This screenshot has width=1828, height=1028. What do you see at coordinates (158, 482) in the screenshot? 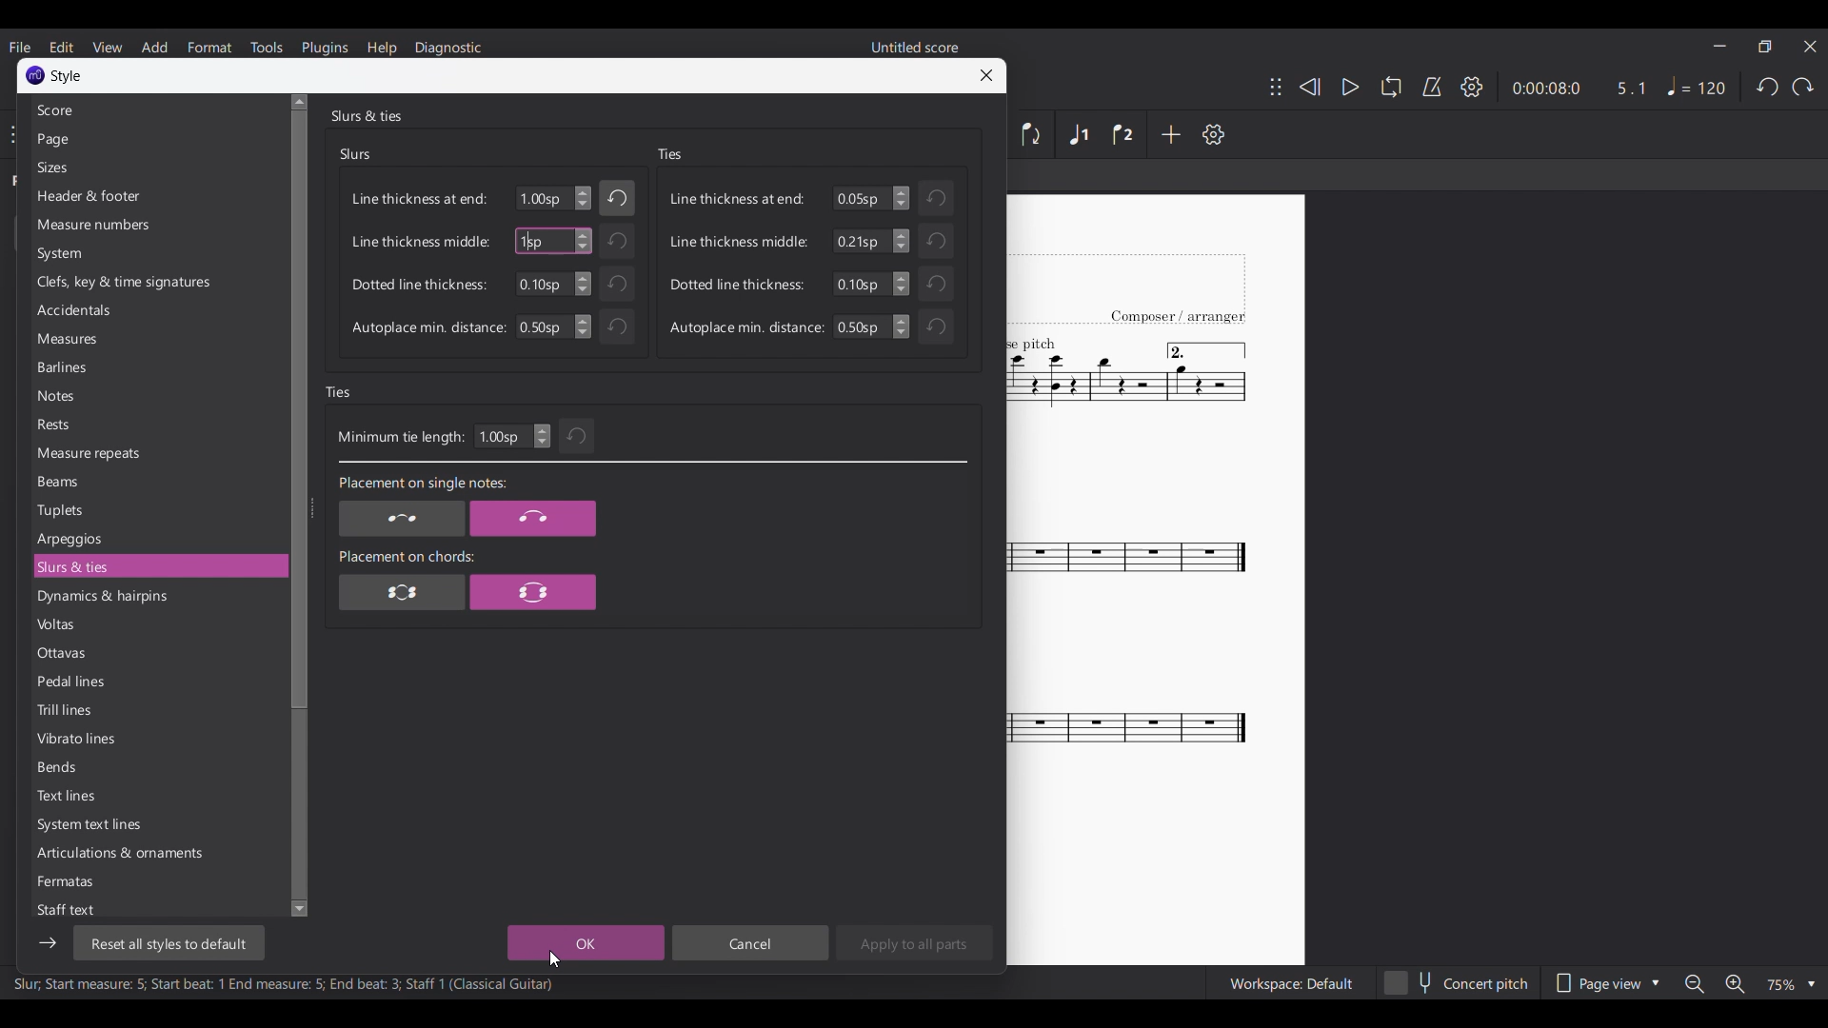
I see `Beams` at bounding box center [158, 482].